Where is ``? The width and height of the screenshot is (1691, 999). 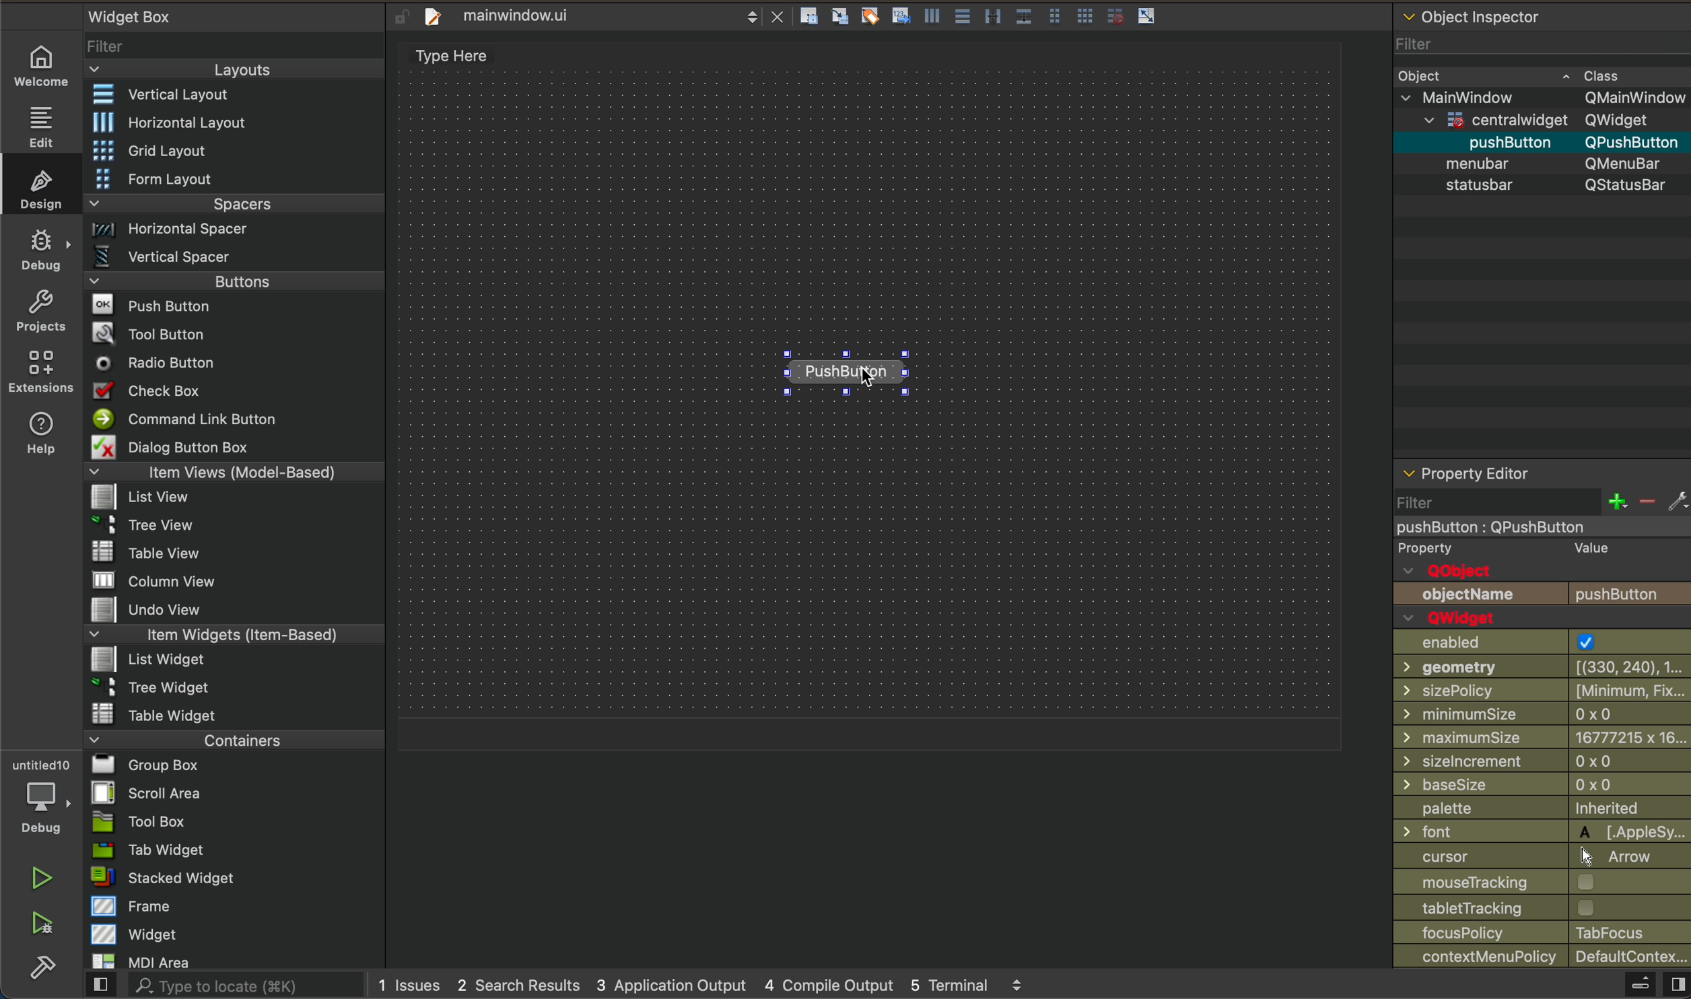
 is located at coordinates (999, 14).